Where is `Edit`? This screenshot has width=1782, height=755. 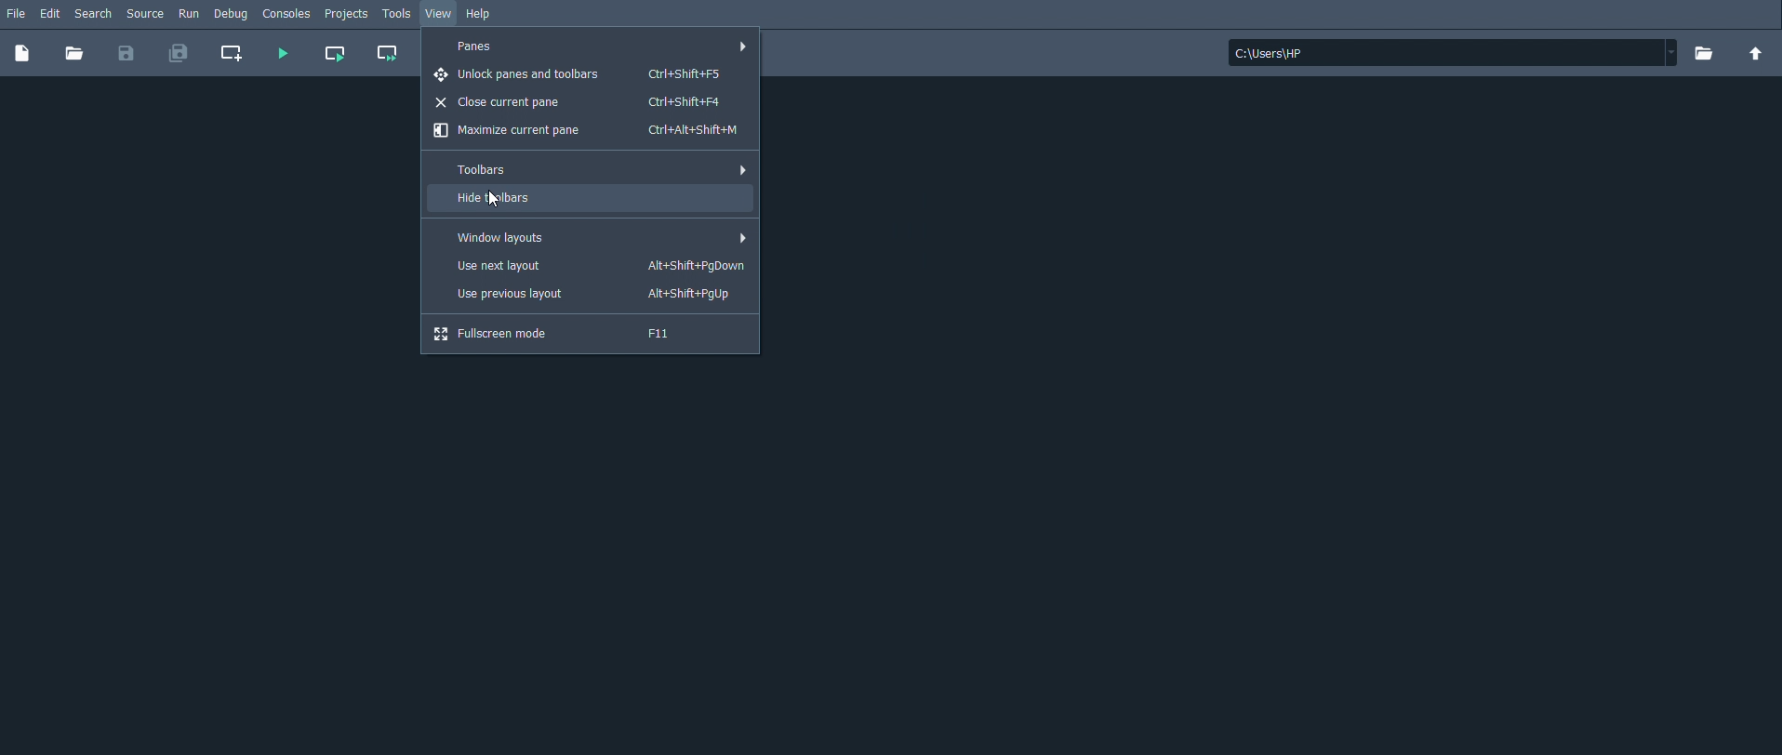 Edit is located at coordinates (49, 13).